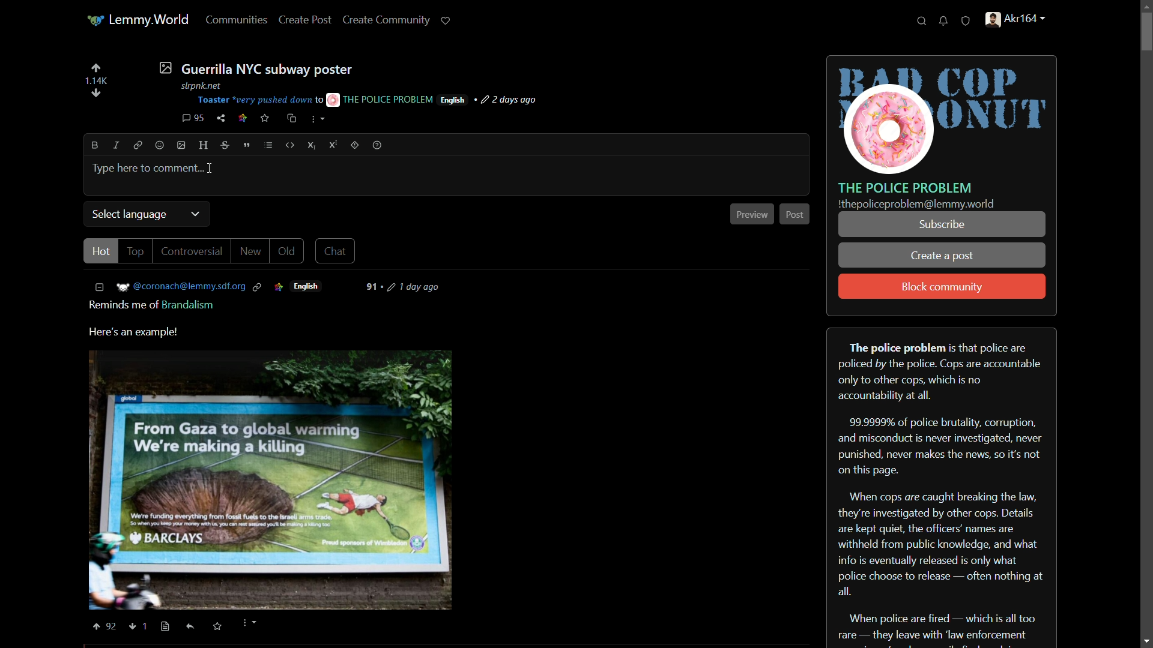  What do you see at coordinates (1146, 641) in the screenshot?
I see `scroll down` at bounding box center [1146, 641].